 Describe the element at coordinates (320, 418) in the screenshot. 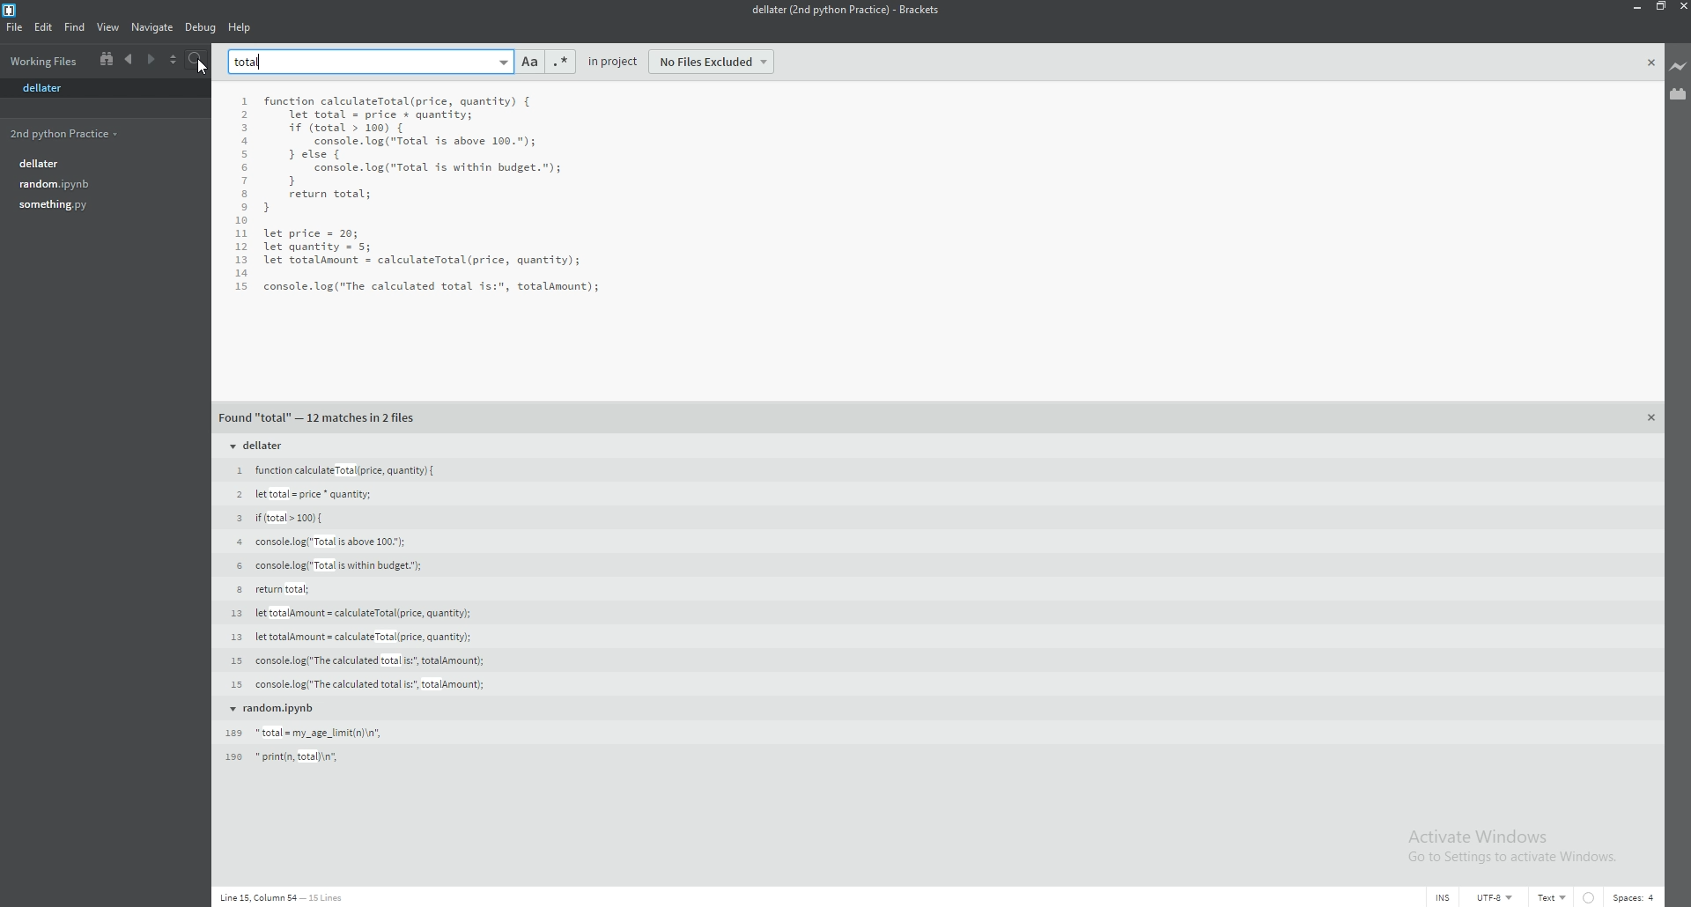

I see `found "total" - 12 matches in 2 files` at that location.